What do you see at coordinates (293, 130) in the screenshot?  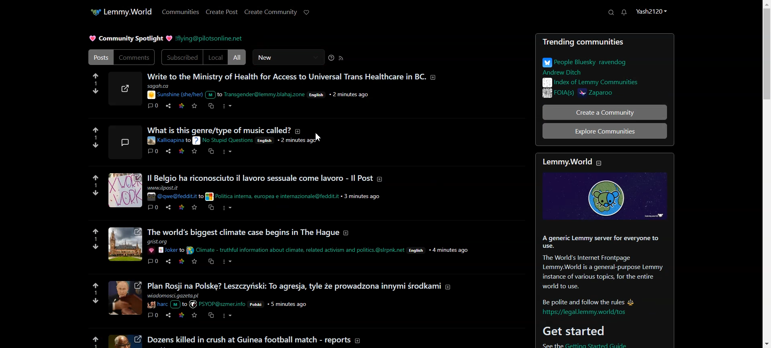 I see `§ LE PRINCIPE DE CONDORCE! (£/42) Macron a-t-1l ete mal elu 7 - Grain de philo #9` at bounding box center [293, 130].